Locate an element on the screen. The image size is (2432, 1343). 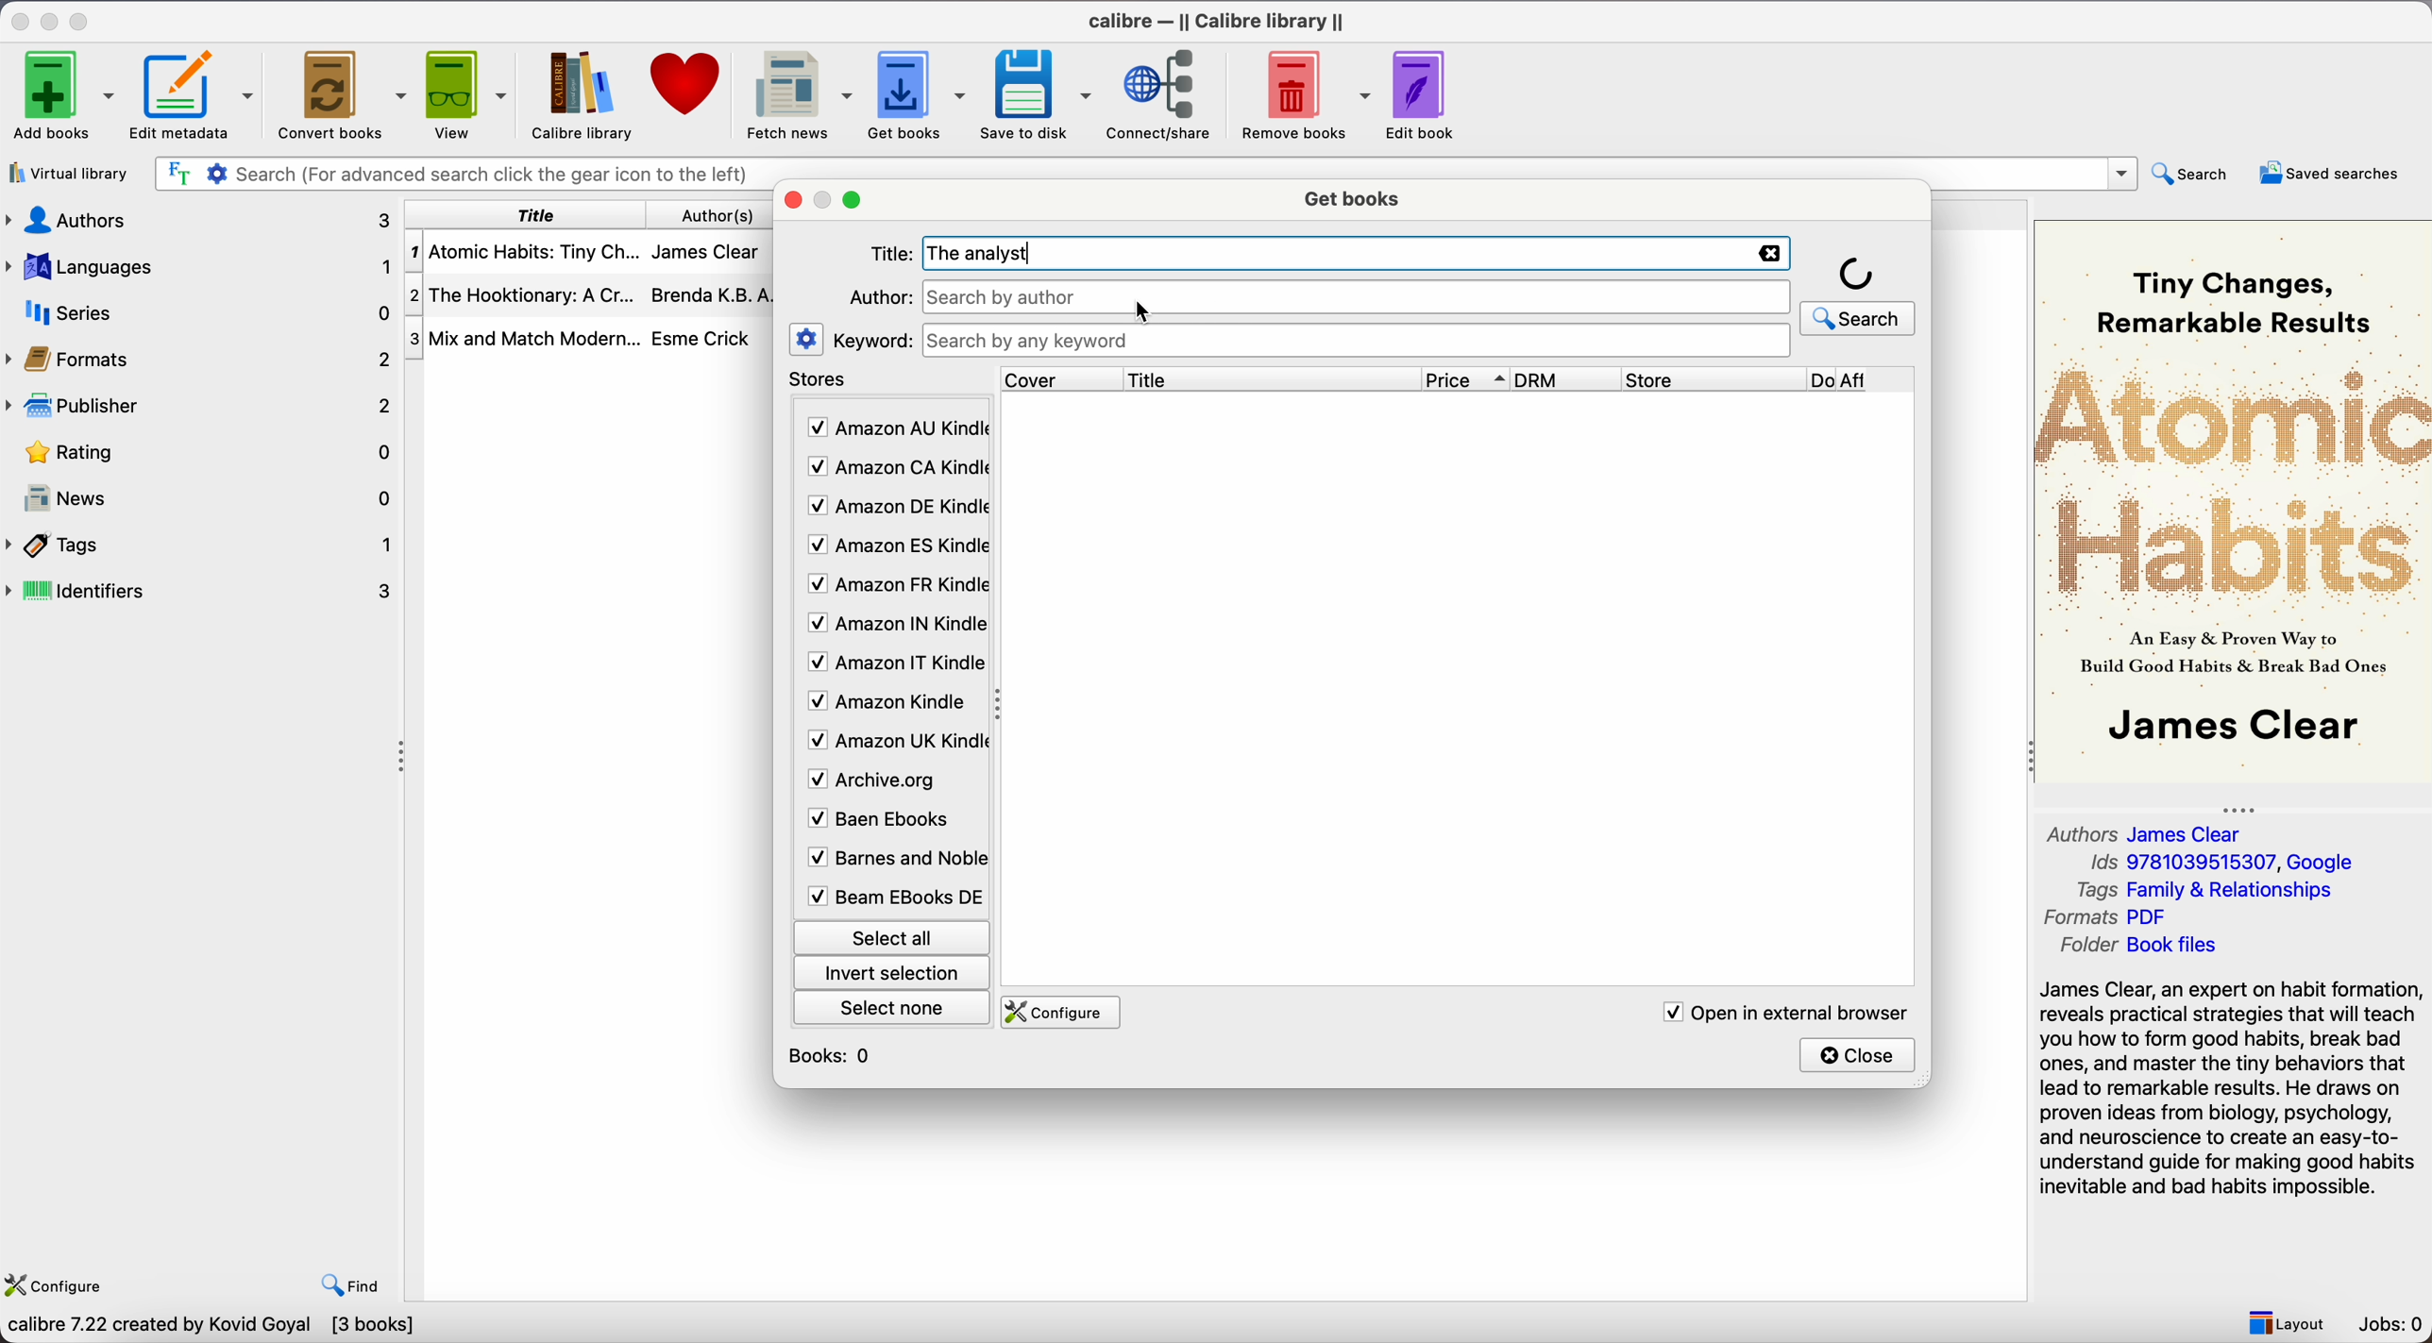
formats is located at coordinates (204, 360).